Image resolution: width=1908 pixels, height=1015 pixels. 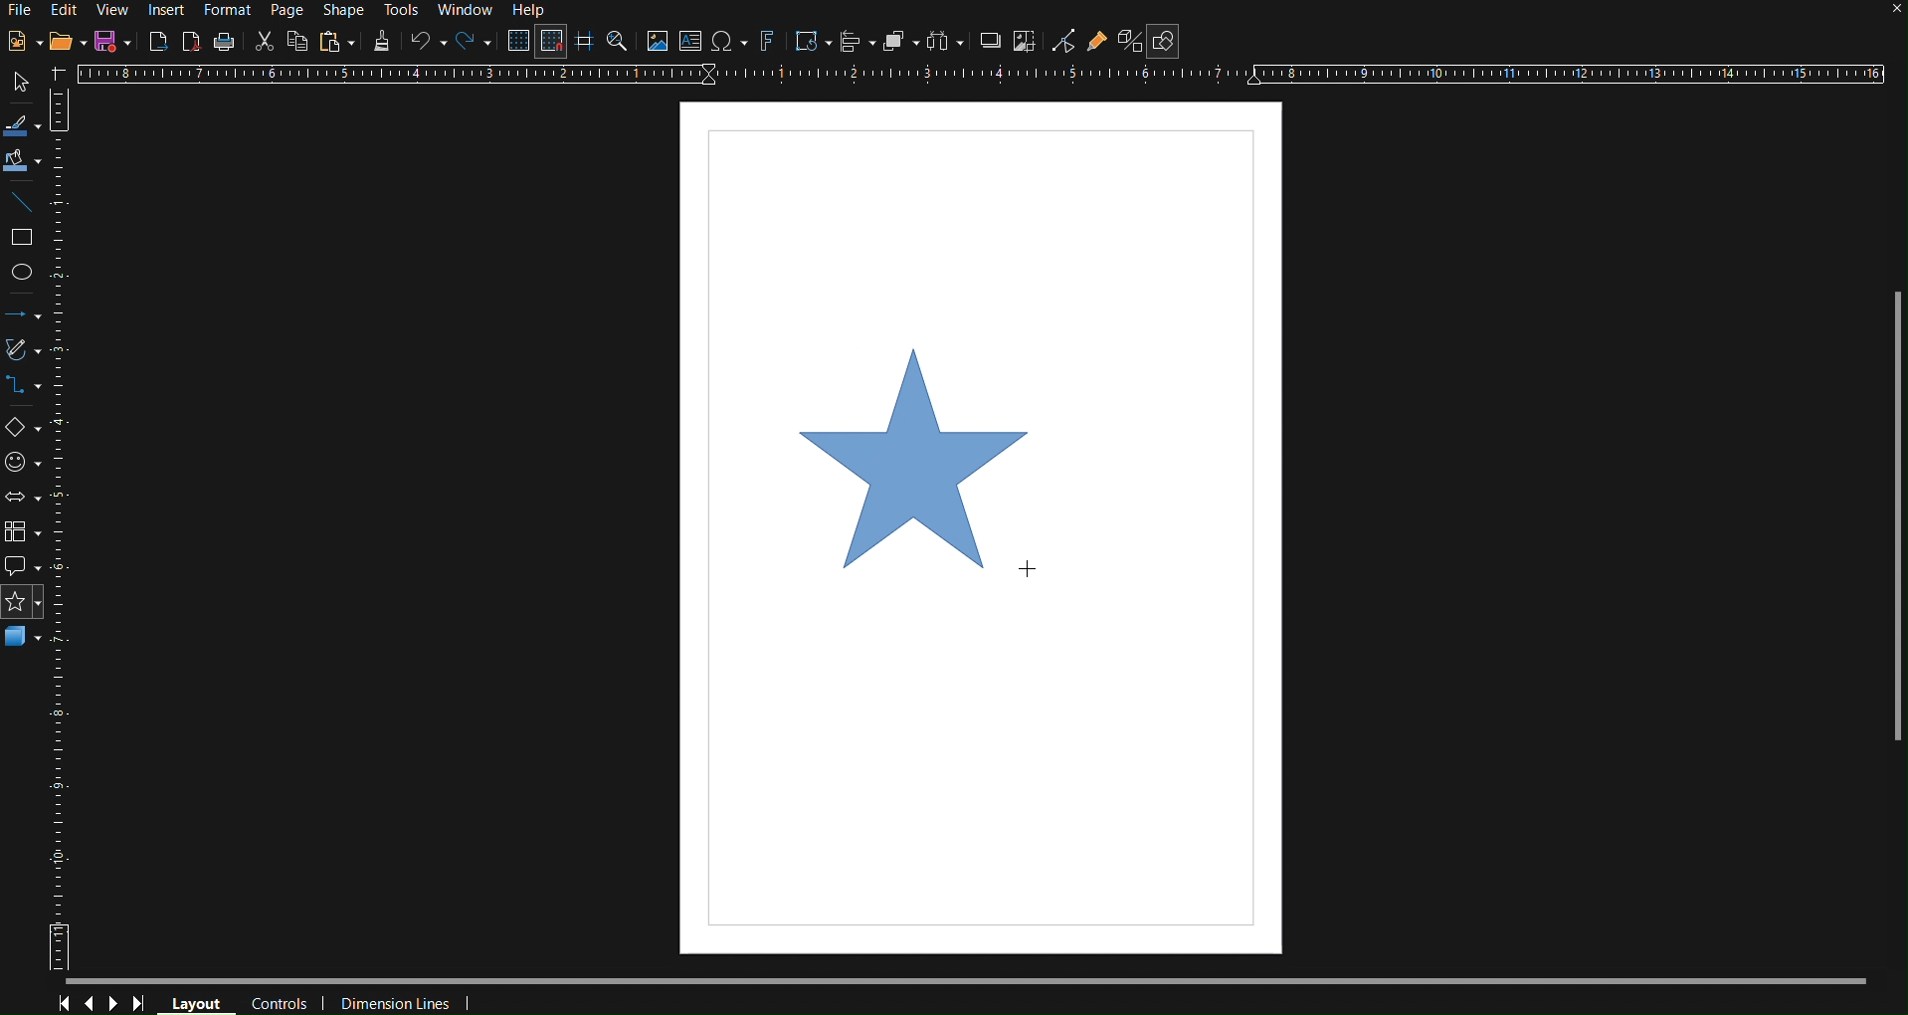 I want to click on Display Grid, so click(x=514, y=42).